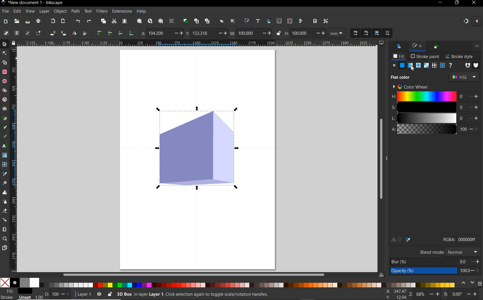  Describe the element at coordinates (221, 21) in the screenshot. I see `GROUP` at that location.